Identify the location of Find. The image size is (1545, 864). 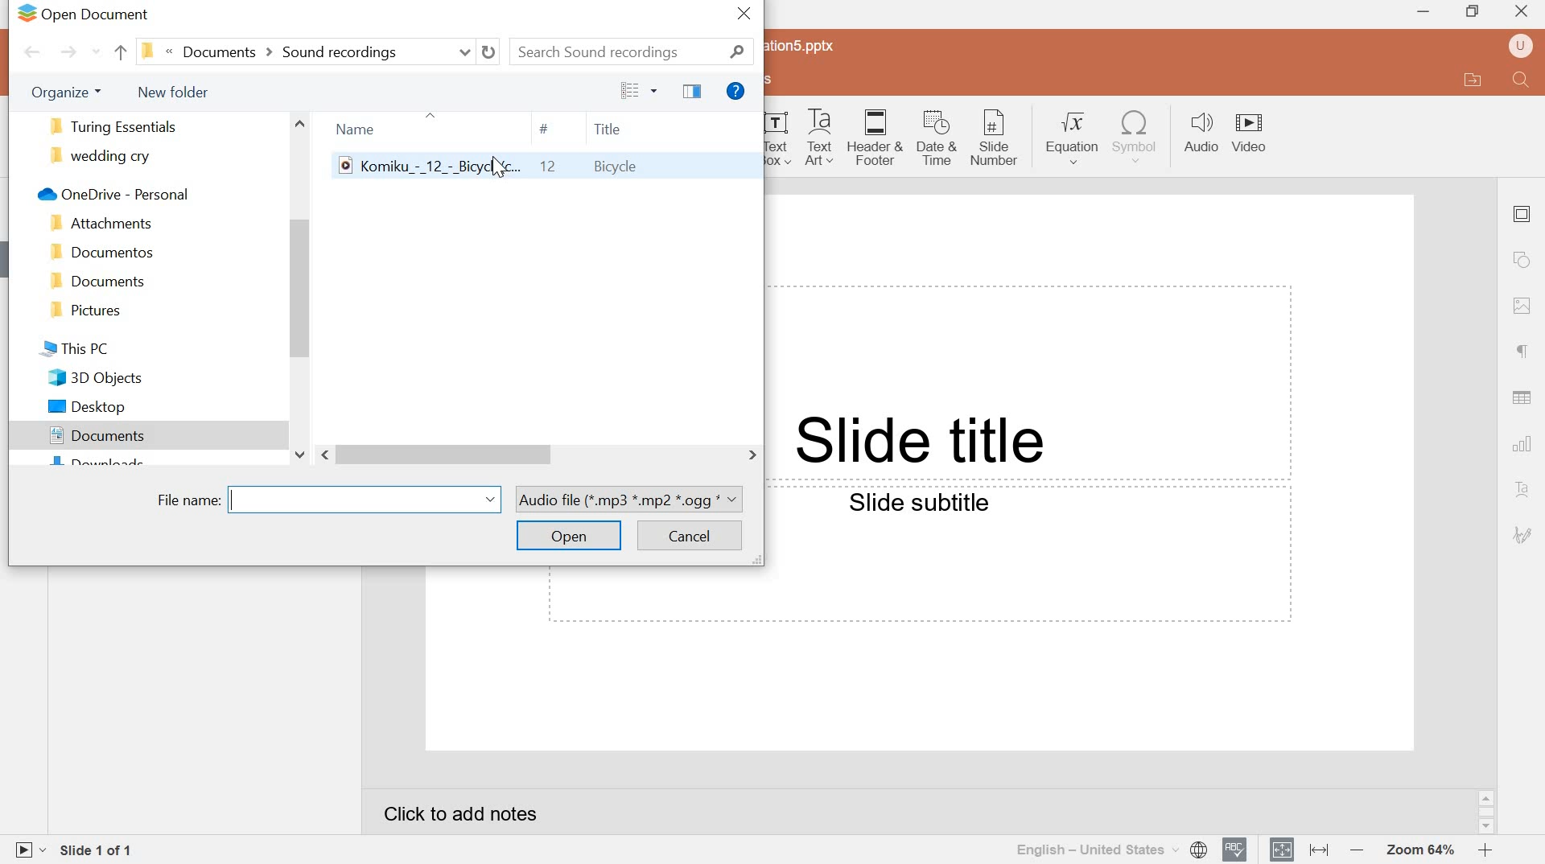
(1522, 80).